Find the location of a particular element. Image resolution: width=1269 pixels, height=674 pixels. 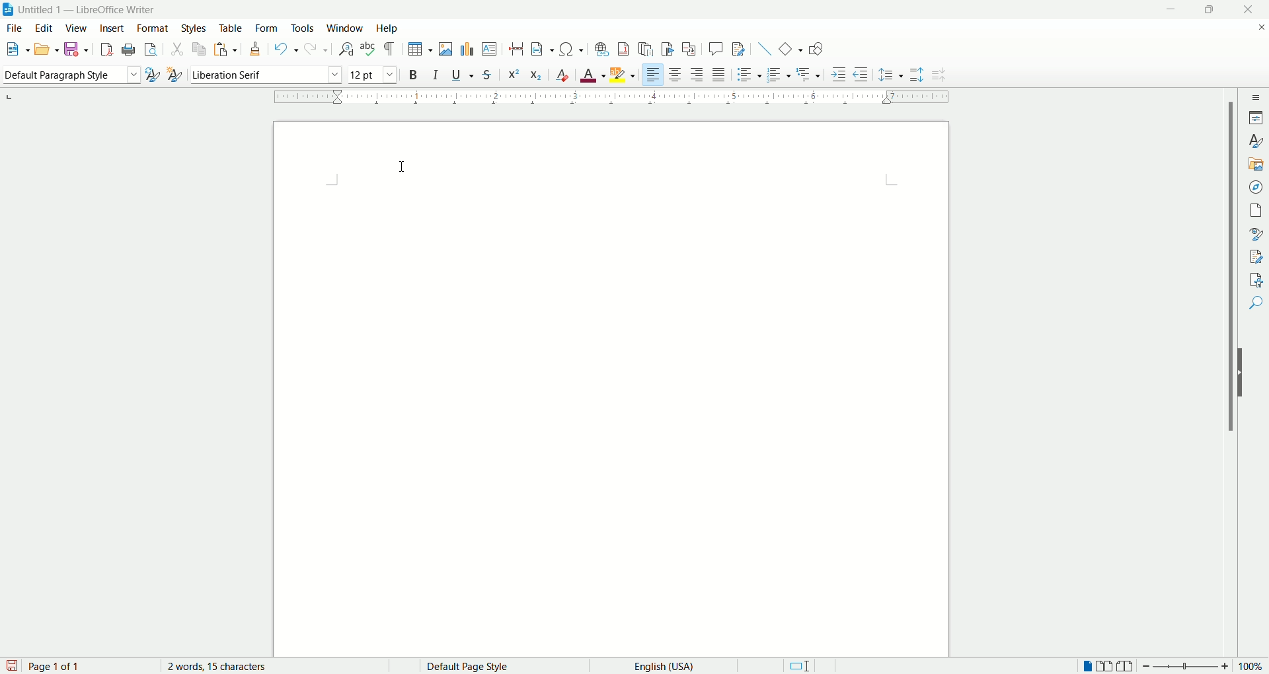

file is located at coordinates (15, 28).